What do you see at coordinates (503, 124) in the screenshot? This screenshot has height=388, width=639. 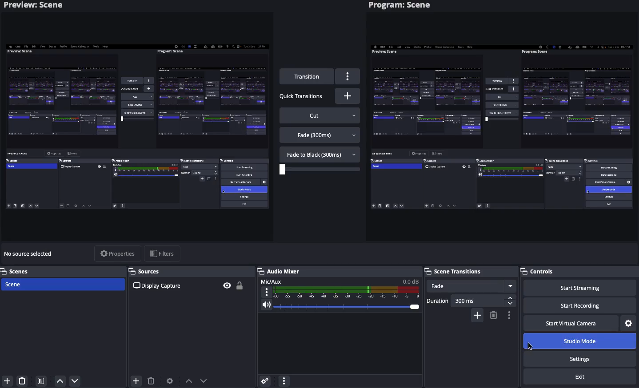 I see `Split` at bounding box center [503, 124].